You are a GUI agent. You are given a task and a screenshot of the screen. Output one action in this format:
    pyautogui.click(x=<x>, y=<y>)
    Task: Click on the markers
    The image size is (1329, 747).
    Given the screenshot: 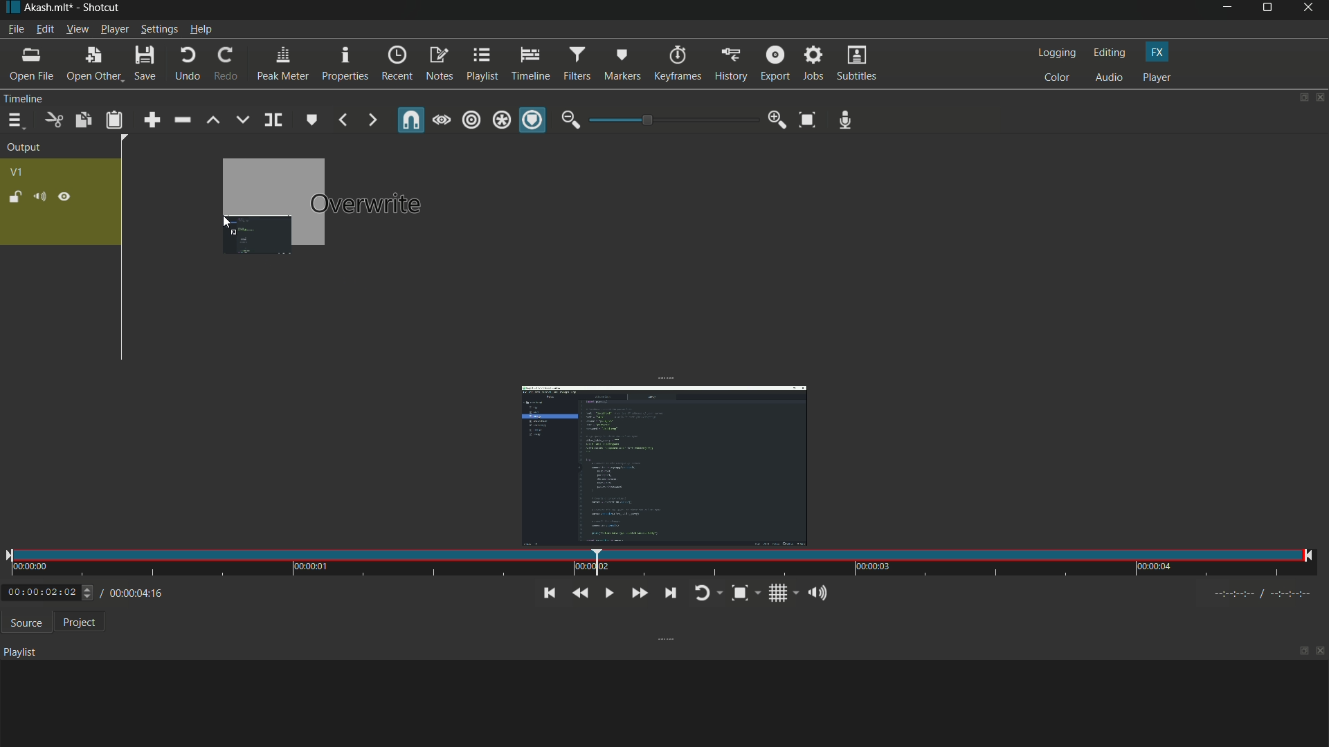 What is the action you would take?
    pyautogui.click(x=624, y=64)
    